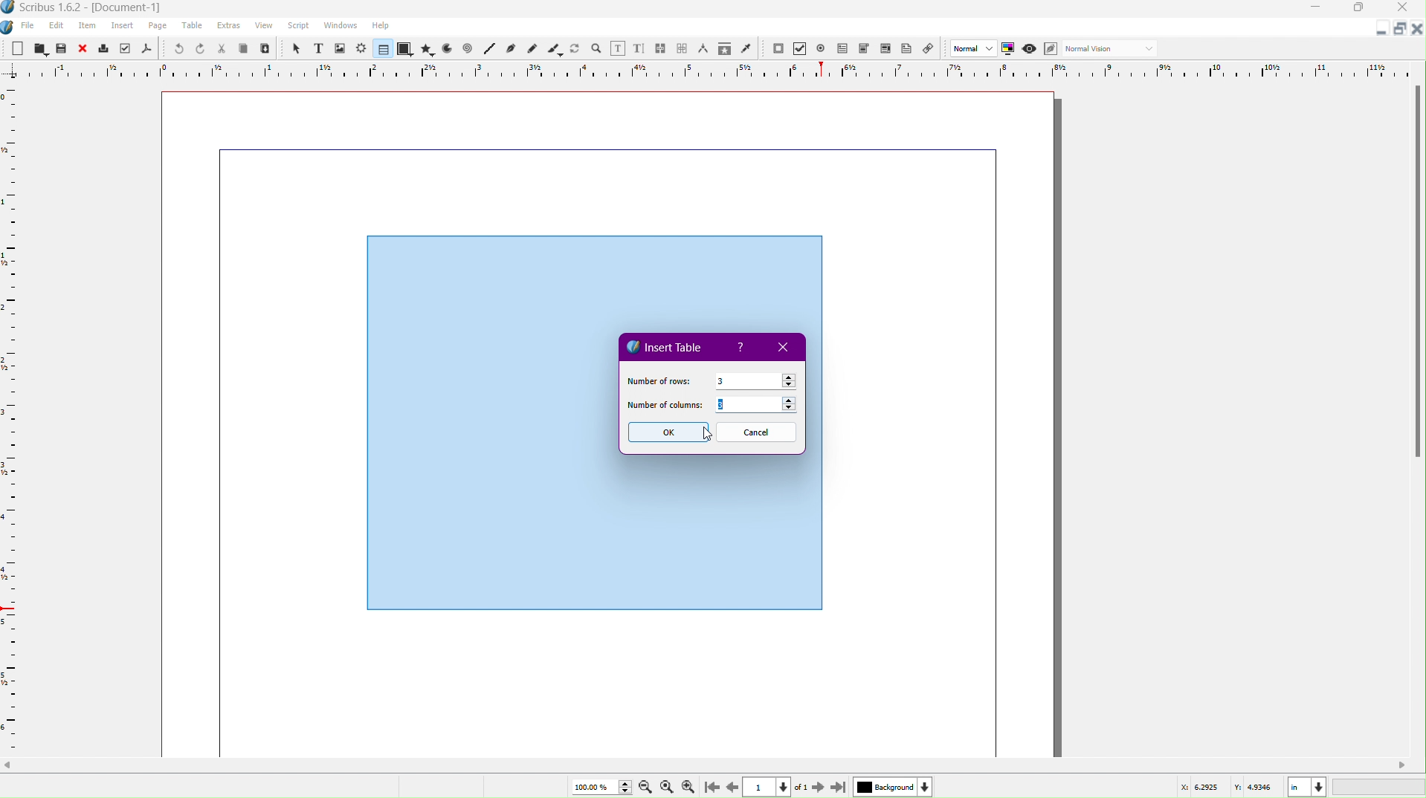  Describe the element at coordinates (62, 48) in the screenshot. I see `Save` at that location.